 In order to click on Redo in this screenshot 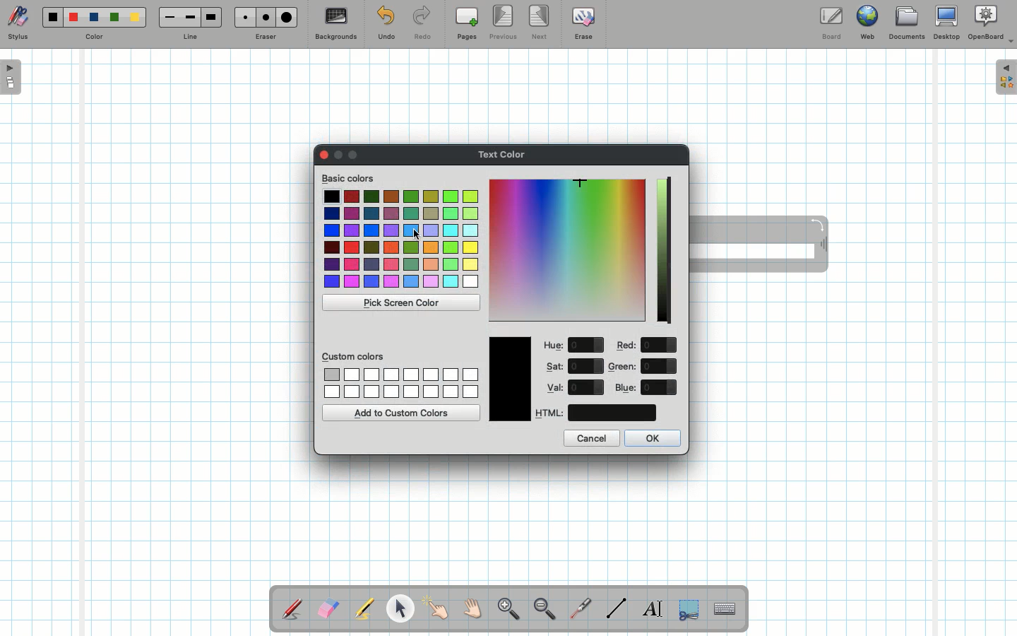, I will do `click(422, 25)`.